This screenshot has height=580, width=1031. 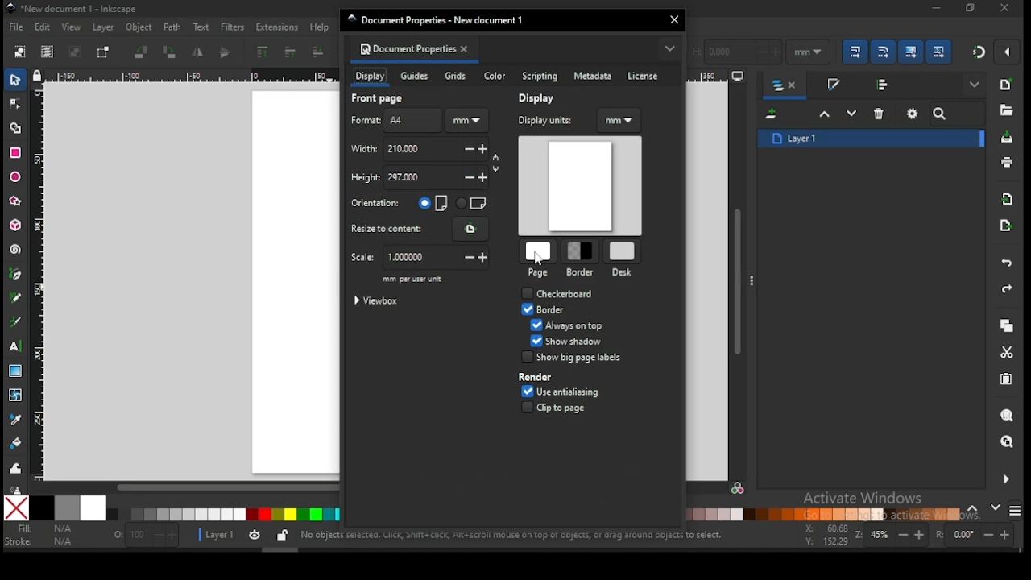 I want to click on scripting, so click(x=539, y=77).